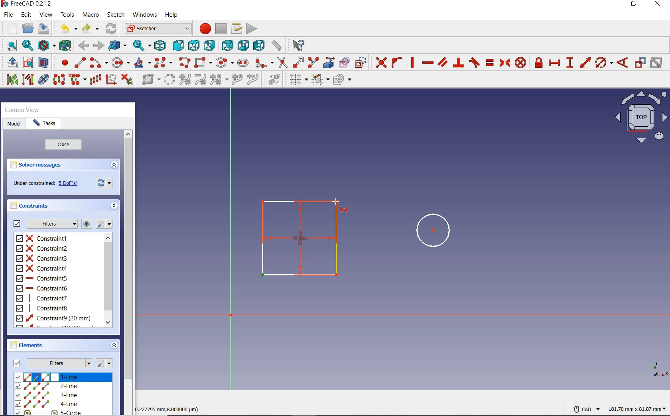 Image resolution: width=670 pixels, height=416 pixels. Describe the element at coordinates (28, 80) in the screenshot. I see `select associated geometry` at that location.